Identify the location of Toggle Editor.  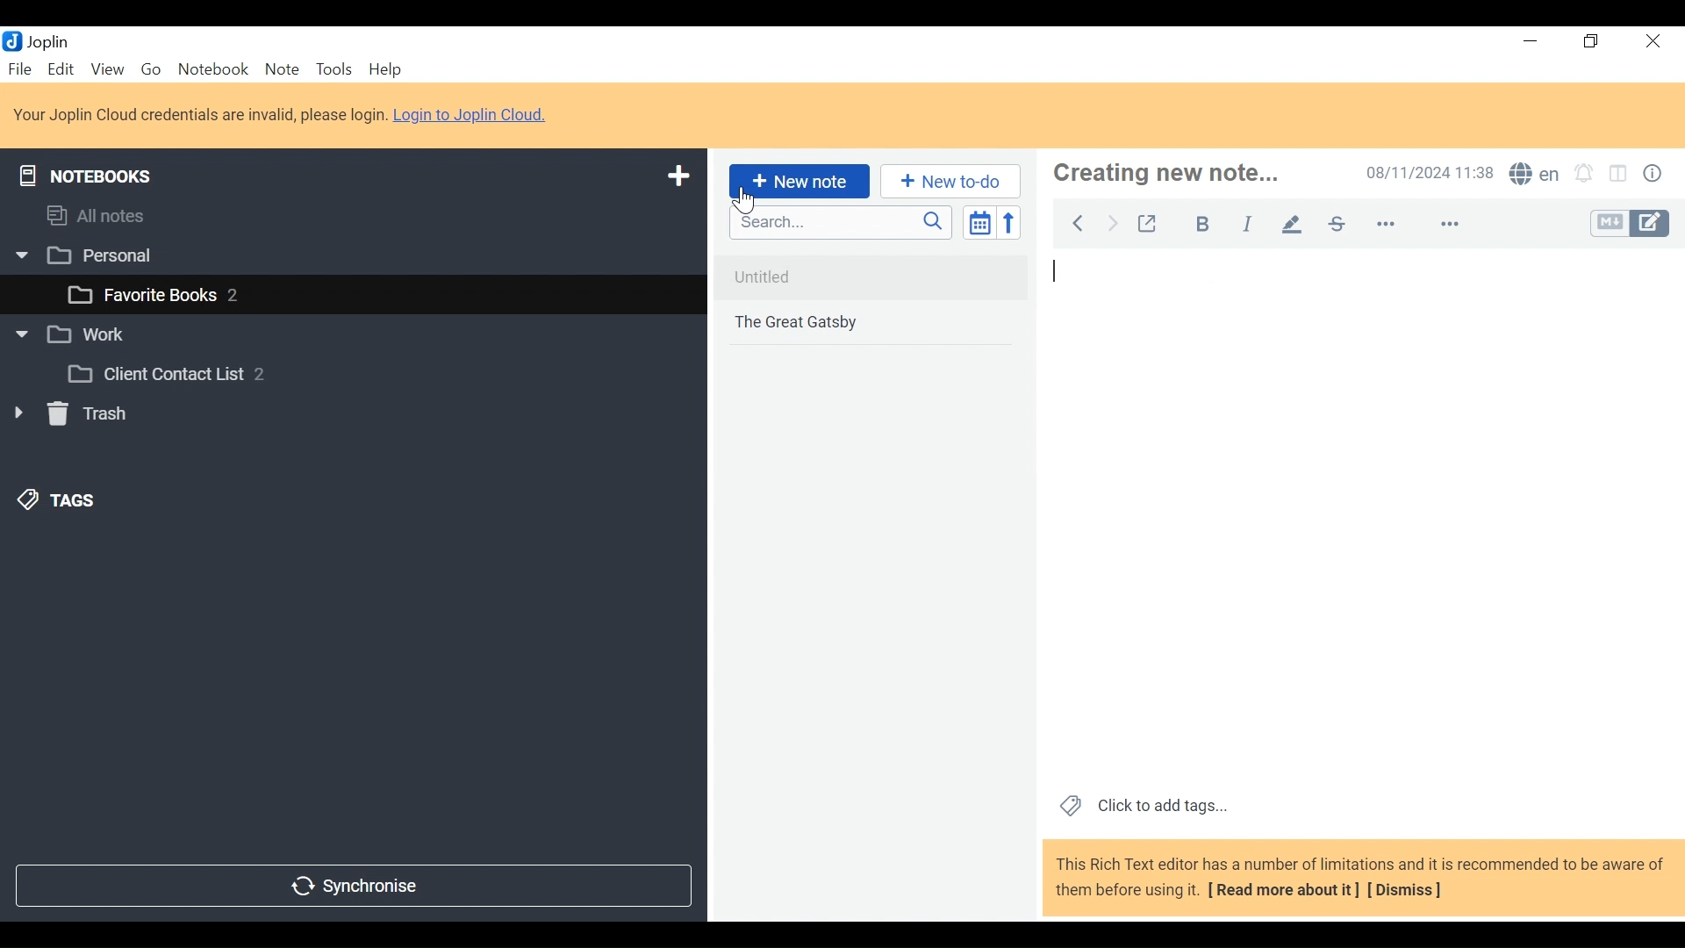
(1635, 224).